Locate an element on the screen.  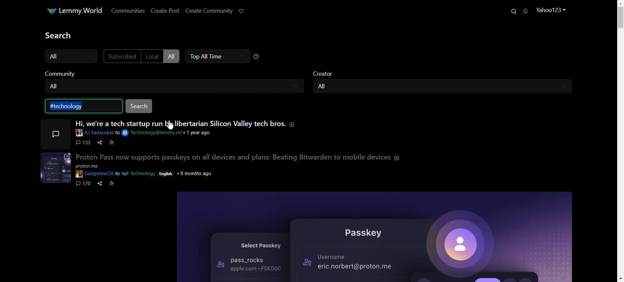
Create Community is located at coordinates (211, 10).